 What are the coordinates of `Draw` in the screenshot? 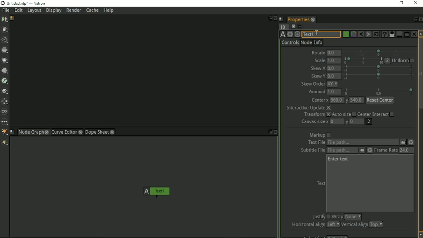 It's located at (5, 30).